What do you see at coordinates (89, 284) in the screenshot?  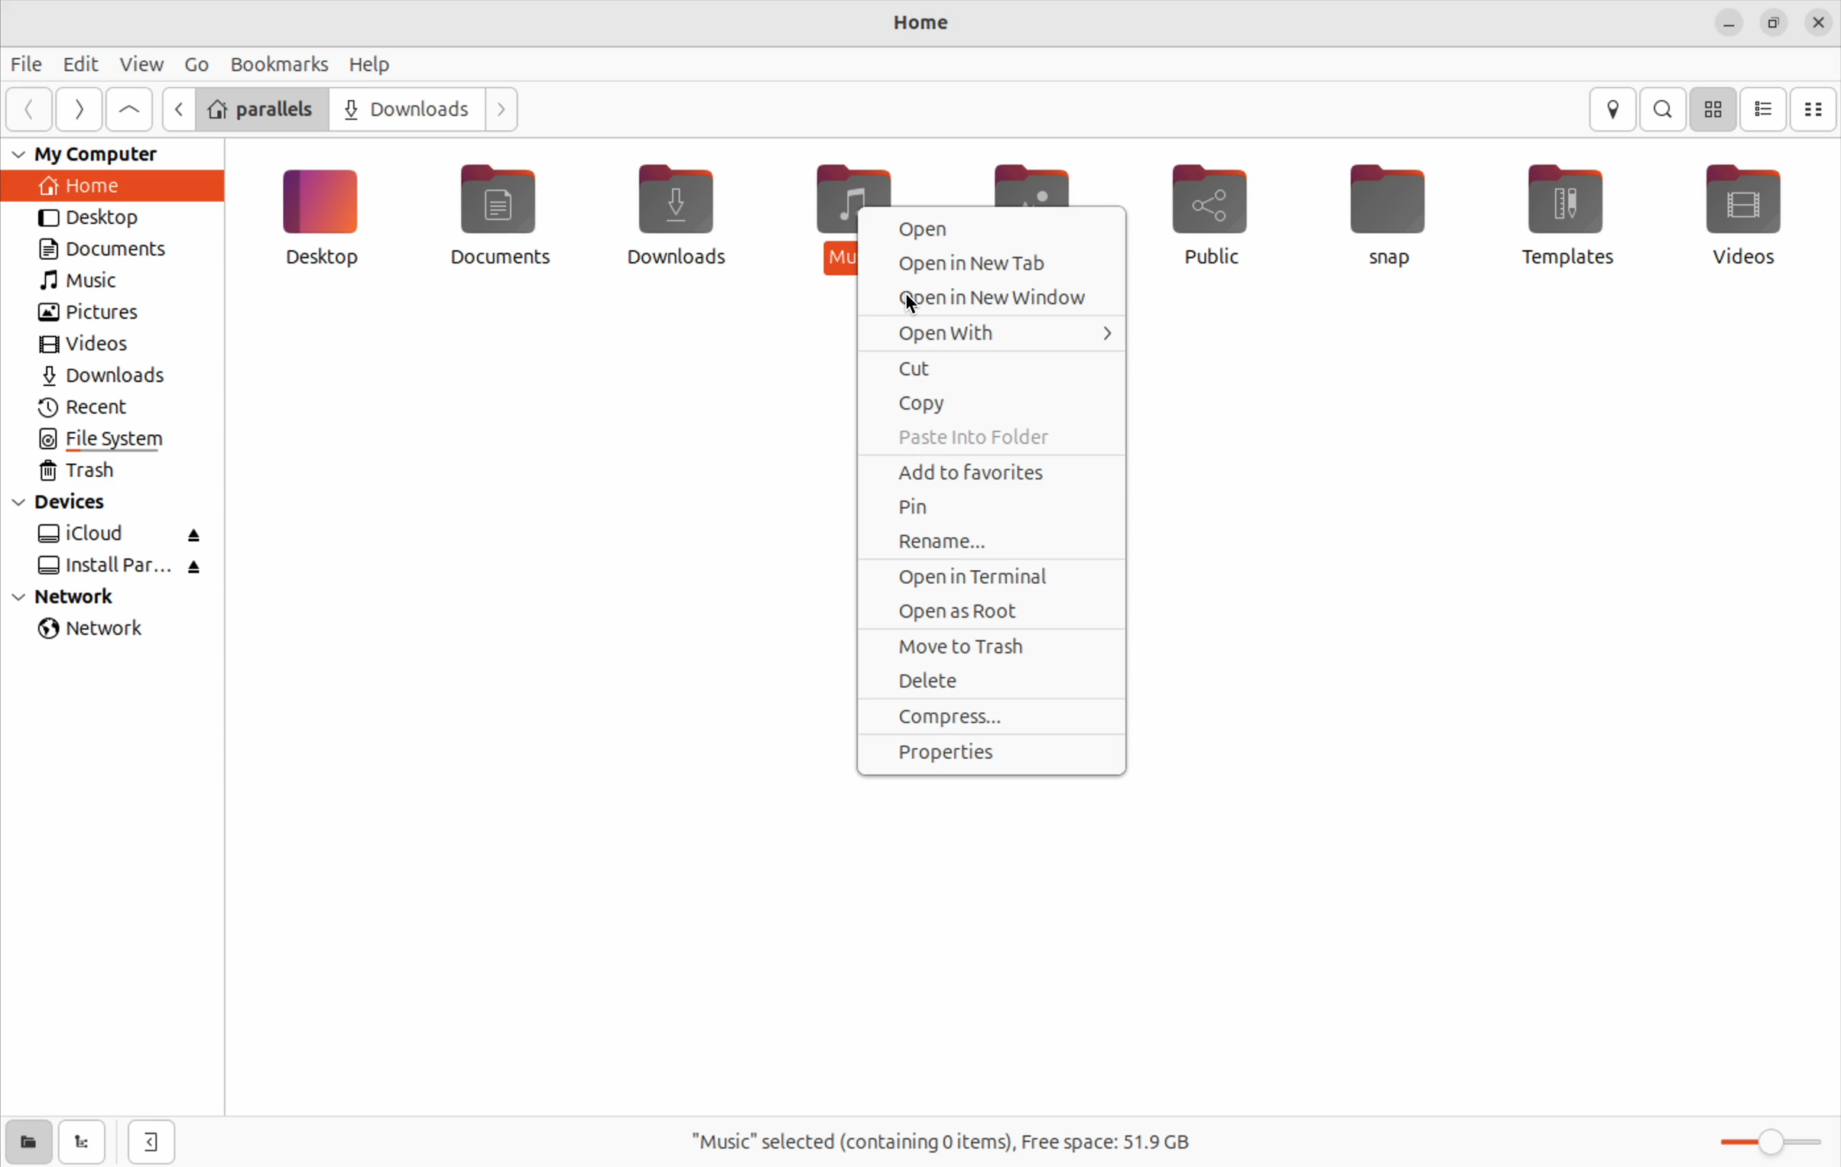 I see `music` at bounding box center [89, 284].